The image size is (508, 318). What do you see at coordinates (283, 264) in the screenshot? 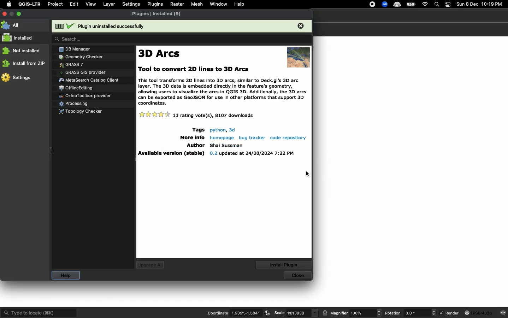
I see `Install plugin` at bounding box center [283, 264].